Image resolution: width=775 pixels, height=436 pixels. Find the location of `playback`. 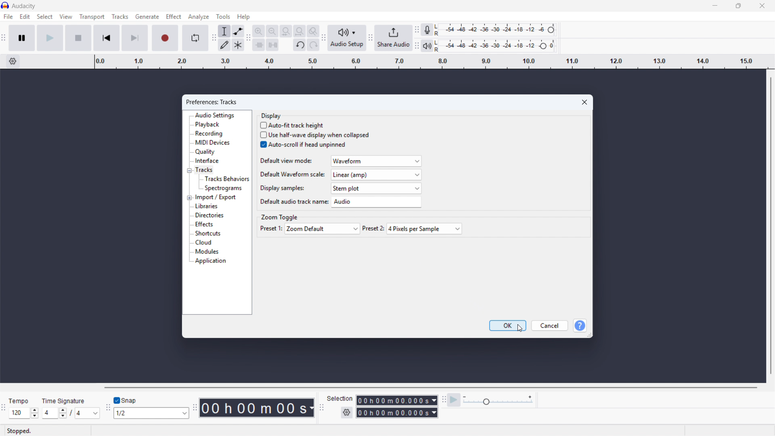

playback is located at coordinates (208, 125).